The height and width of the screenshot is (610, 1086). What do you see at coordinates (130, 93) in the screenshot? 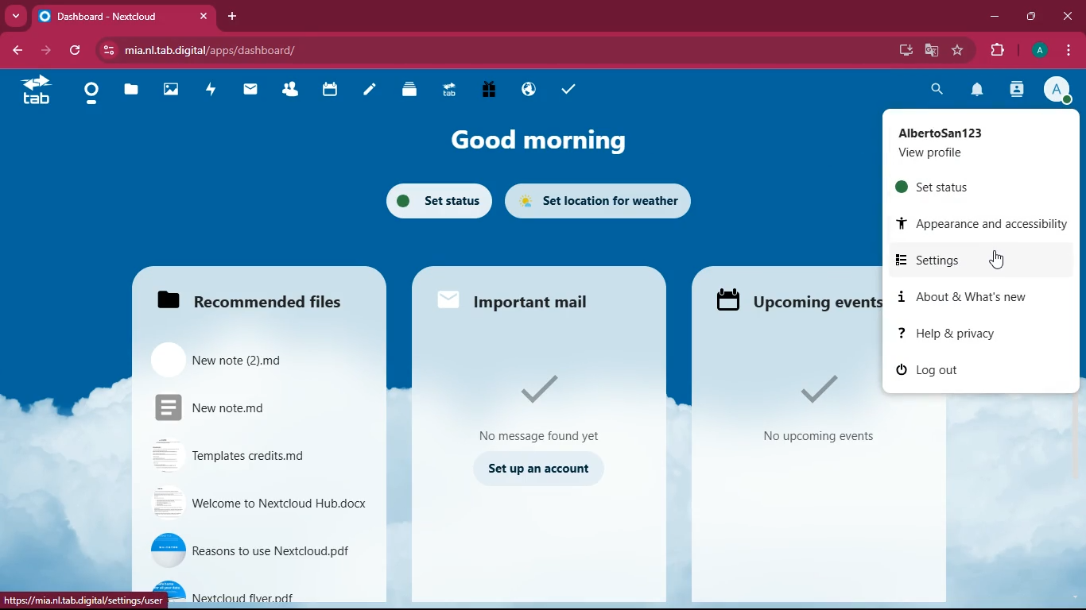
I see `files` at bounding box center [130, 93].